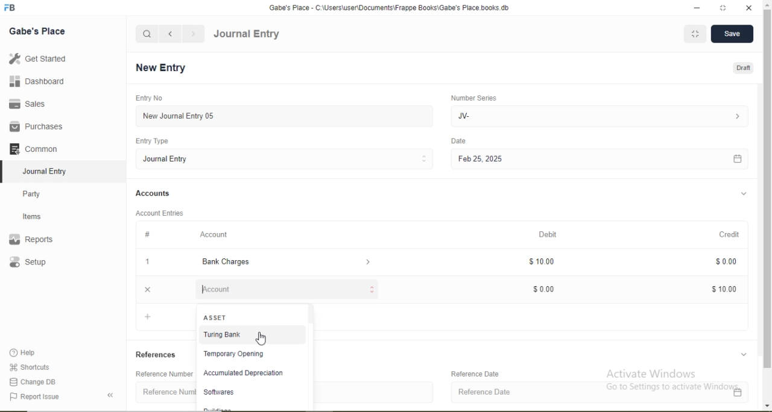 This screenshot has height=412, width=772. What do you see at coordinates (750, 8) in the screenshot?
I see `close` at bounding box center [750, 8].